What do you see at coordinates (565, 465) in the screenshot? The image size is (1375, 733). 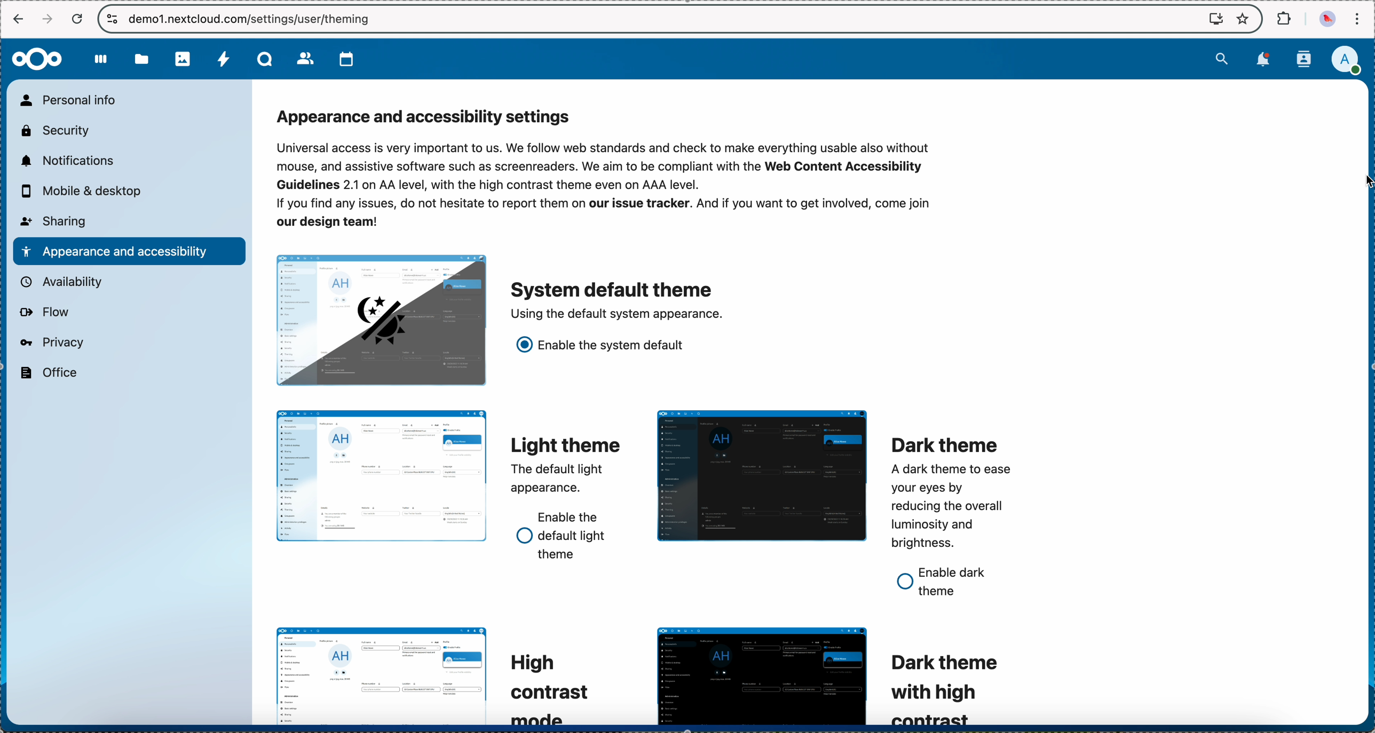 I see `light theme` at bounding box center [565, 465].